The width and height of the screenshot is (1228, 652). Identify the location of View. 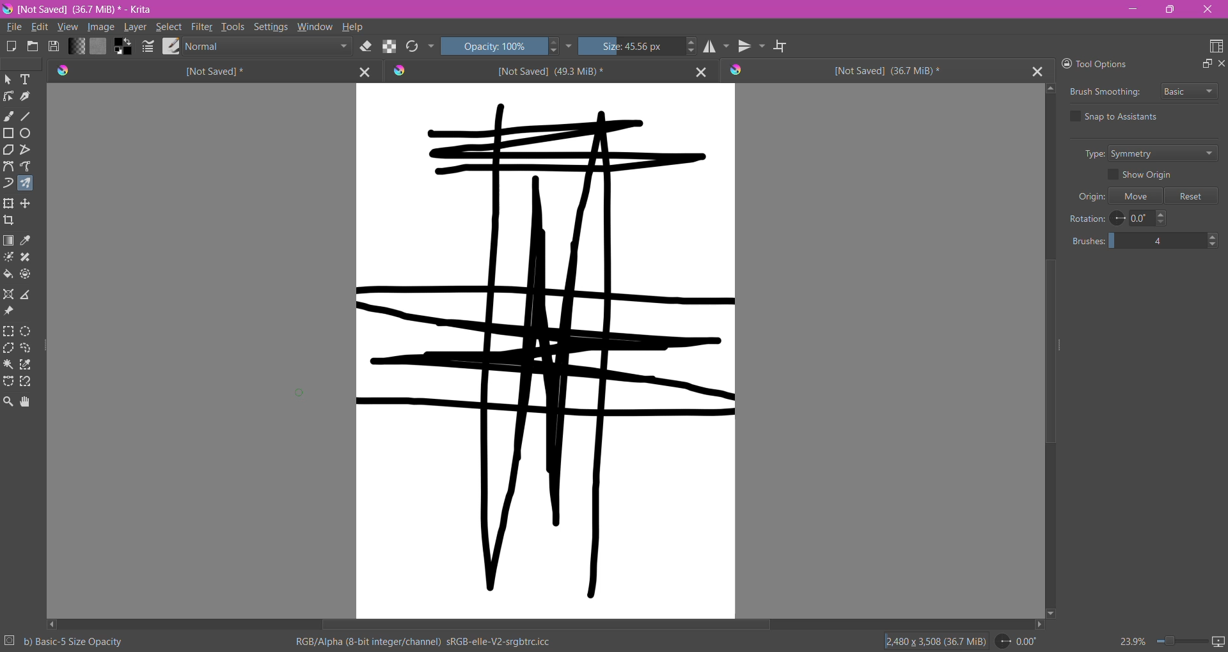
(67, 28).